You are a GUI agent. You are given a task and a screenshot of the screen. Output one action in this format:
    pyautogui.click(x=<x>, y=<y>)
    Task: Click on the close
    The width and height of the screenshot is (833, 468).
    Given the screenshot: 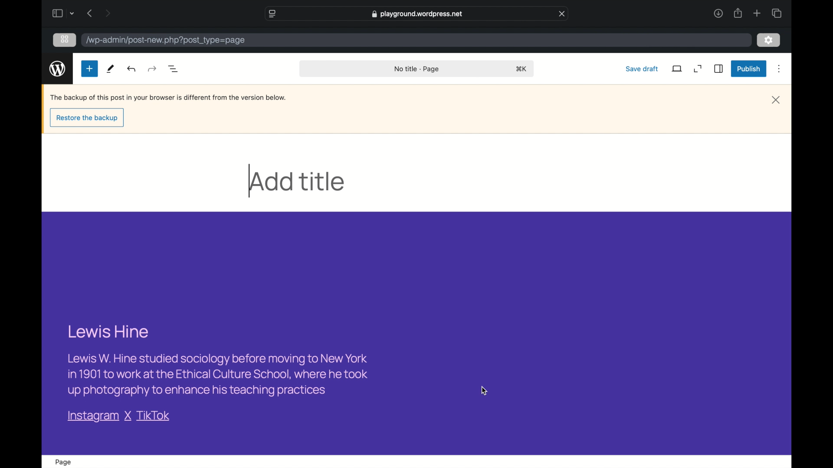 What is the action you would take?
    pyautogui.click(x=777, y=100)
    